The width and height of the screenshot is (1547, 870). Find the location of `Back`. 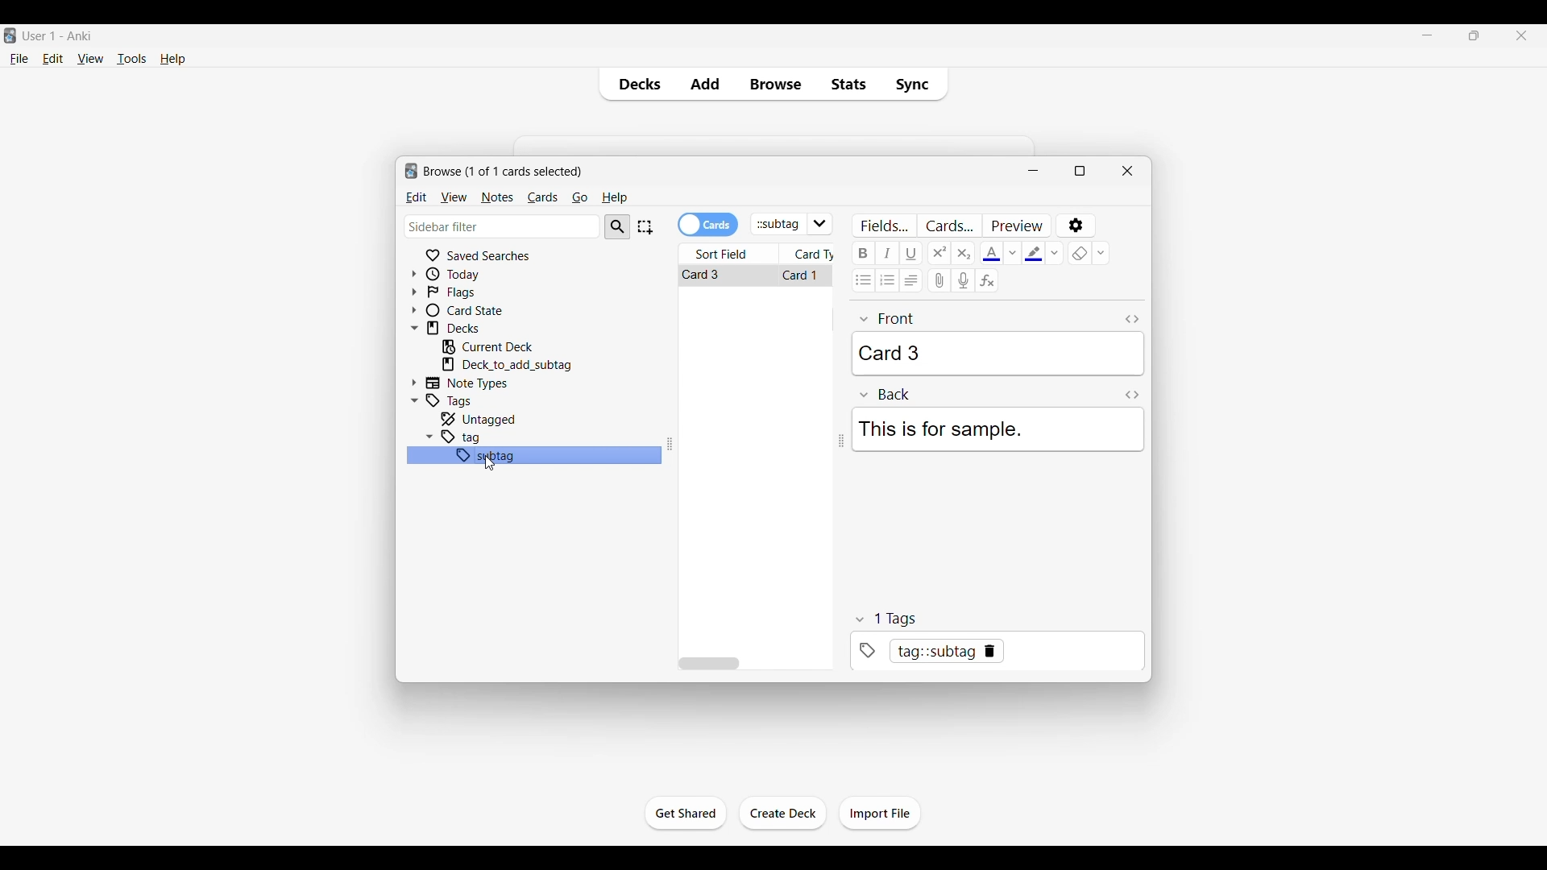

Back is located at coordinates (885, 395).